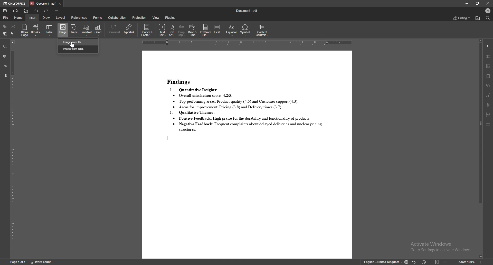  Describe the element at coordinates (26, 11) in the screenshot. I see `quick print` at that location.